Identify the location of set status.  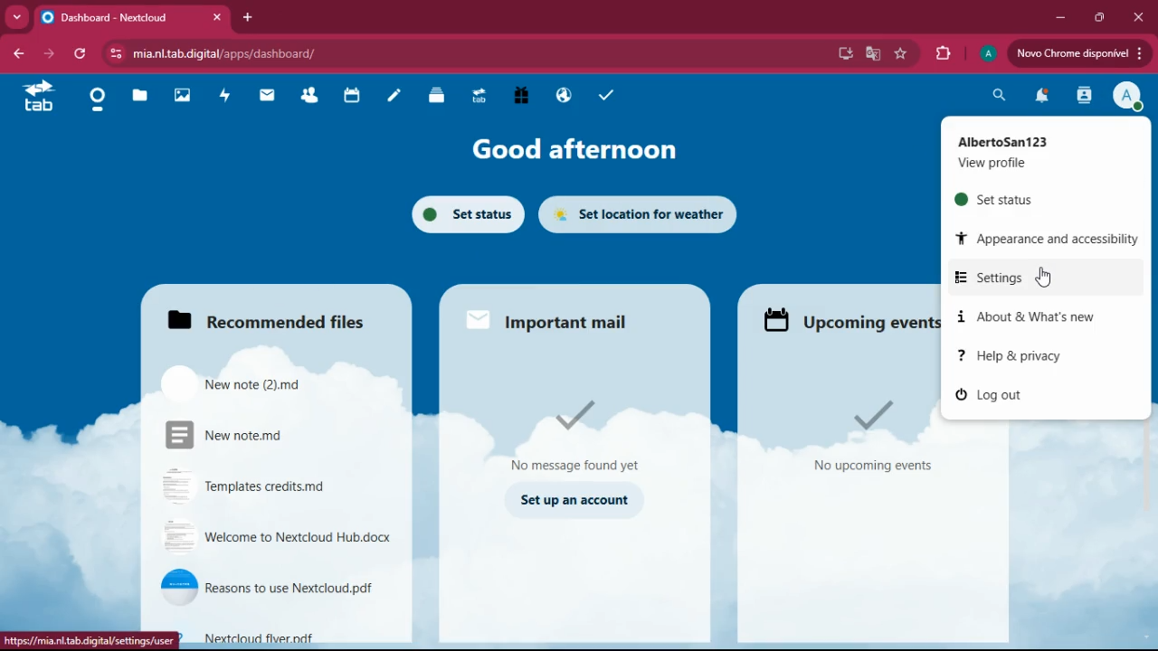
(470, 216).